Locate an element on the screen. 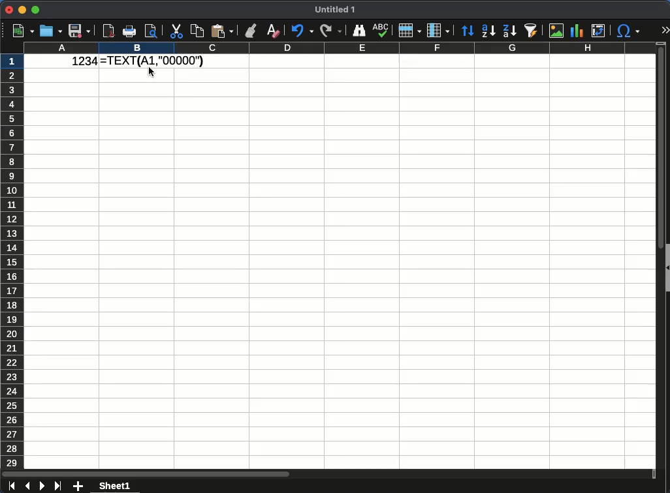 The image size is (670, 493). clone formatting is located at coordinates (252, 32).